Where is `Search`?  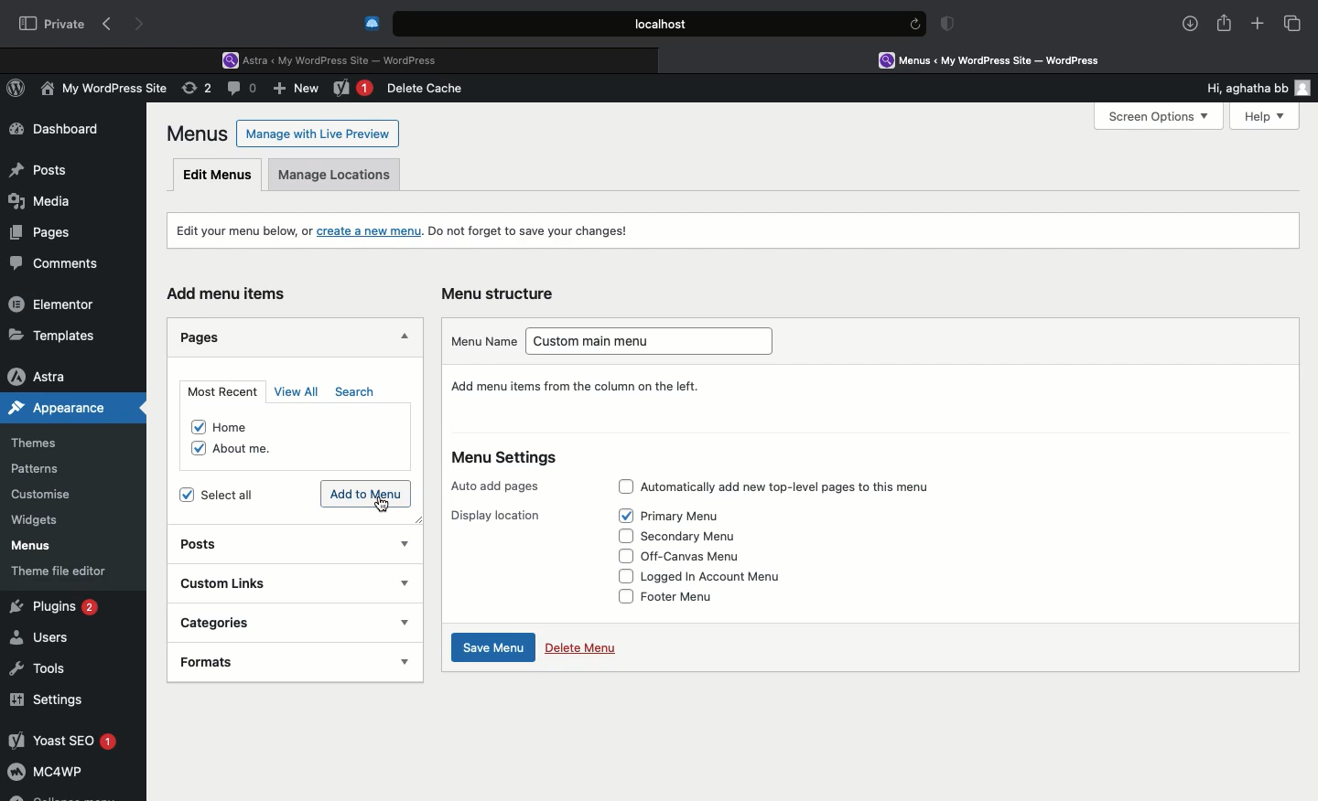 Search is located at coordinates (358, 392).